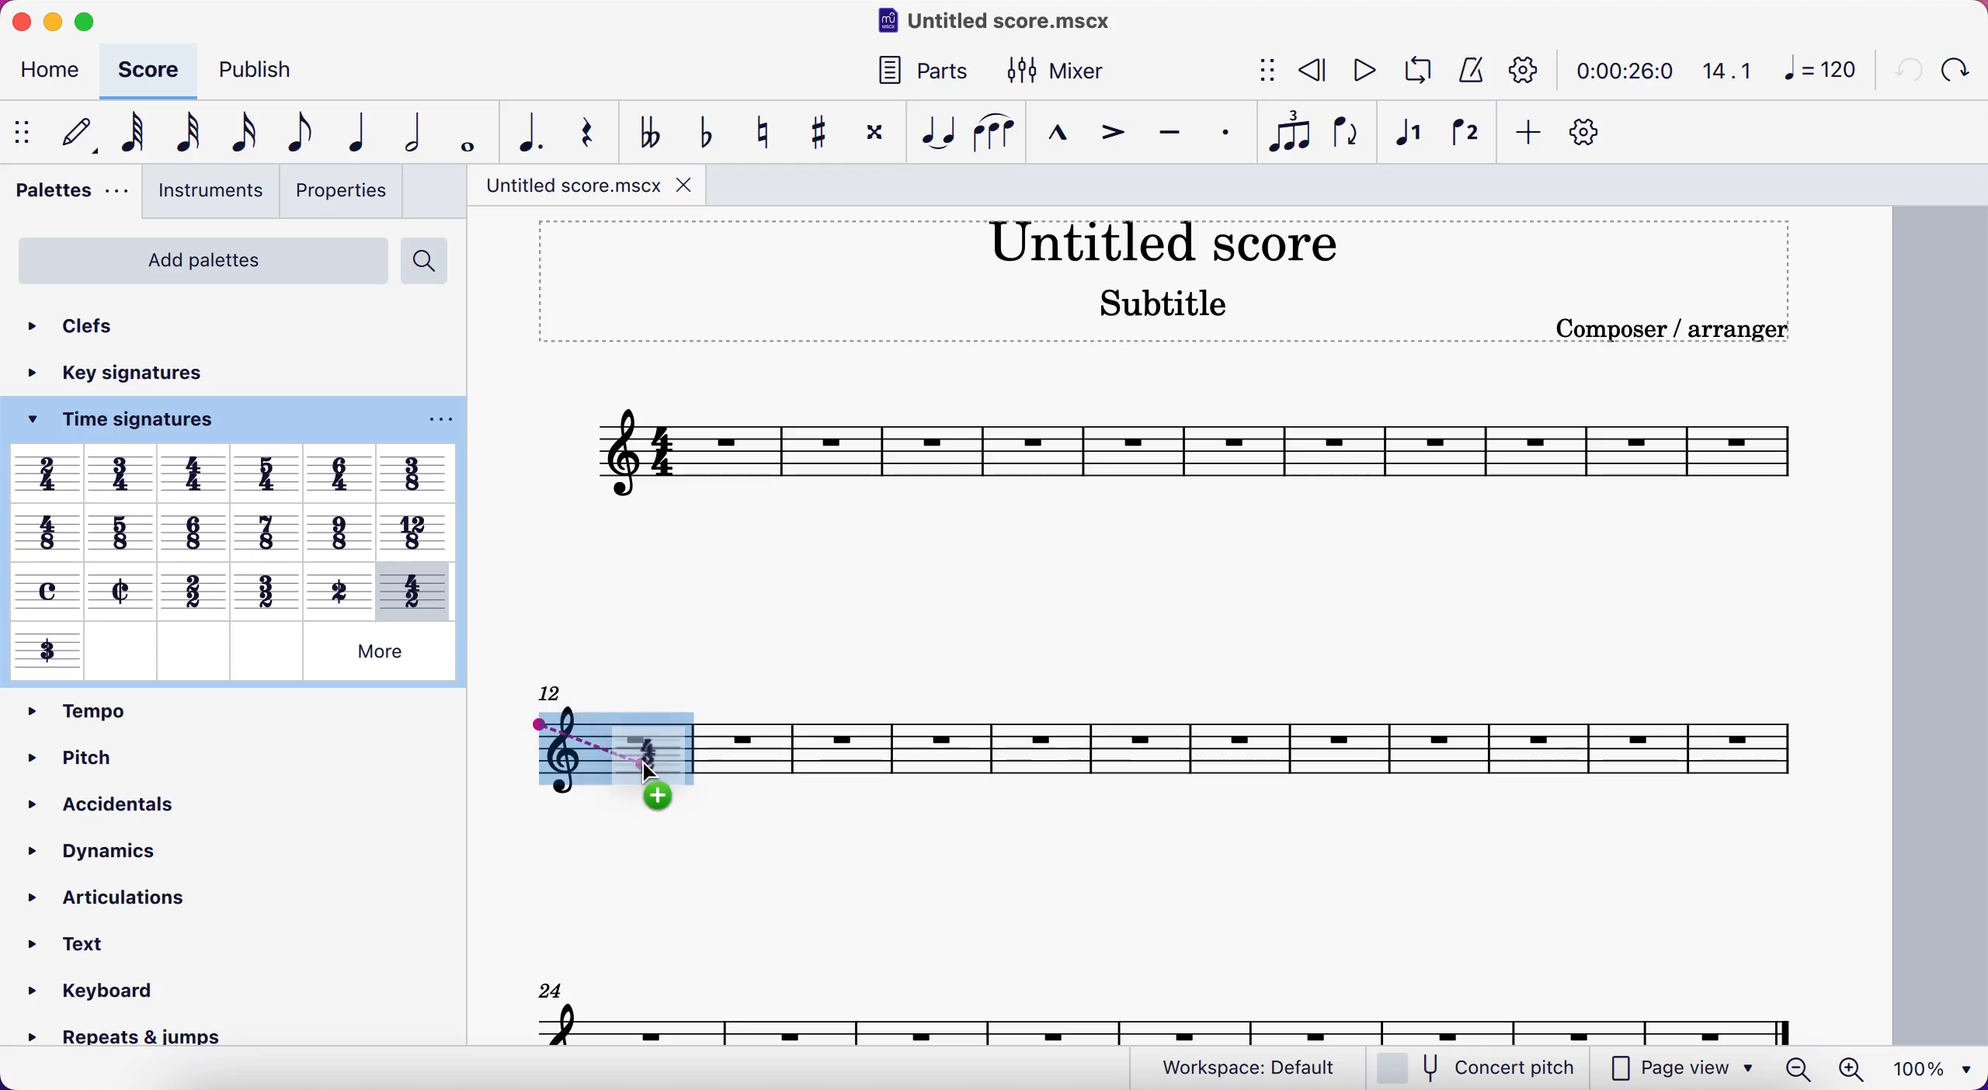 The image size is (1988, 1090). Describe the element at coordinates (290, 133) in the screenshot. I see `eight note` at that location.